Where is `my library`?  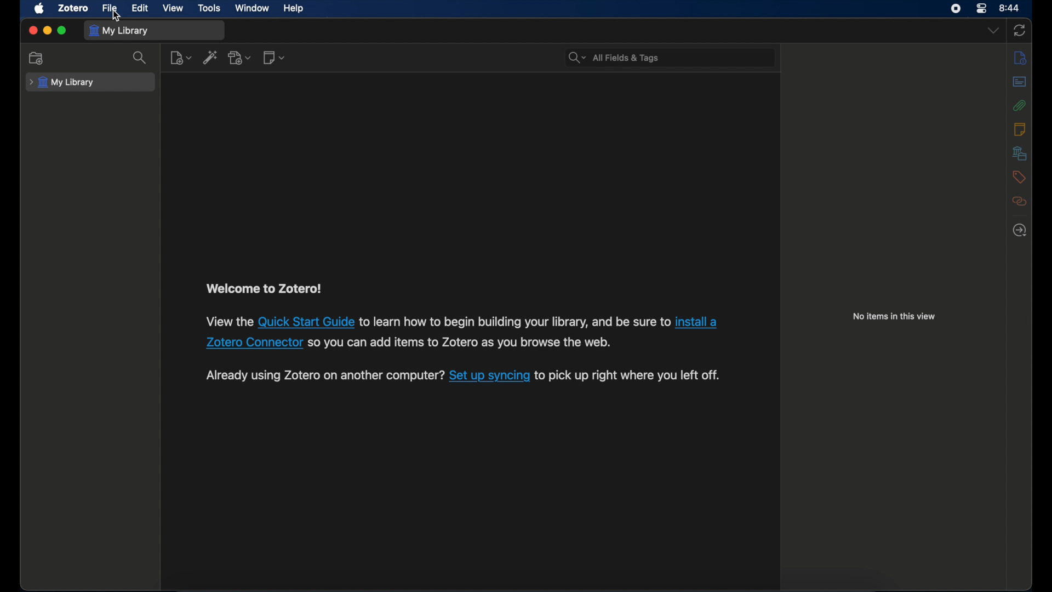 my library is located at coordinates (62, 83).